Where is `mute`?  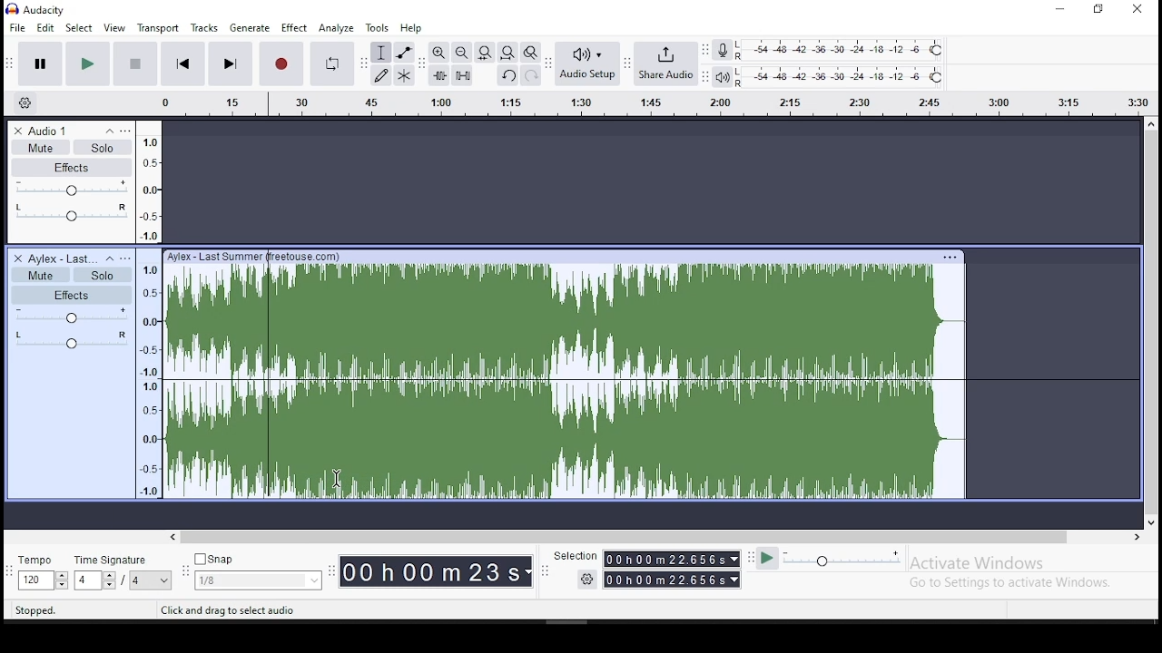 mute is located at coordinates (40, 147).